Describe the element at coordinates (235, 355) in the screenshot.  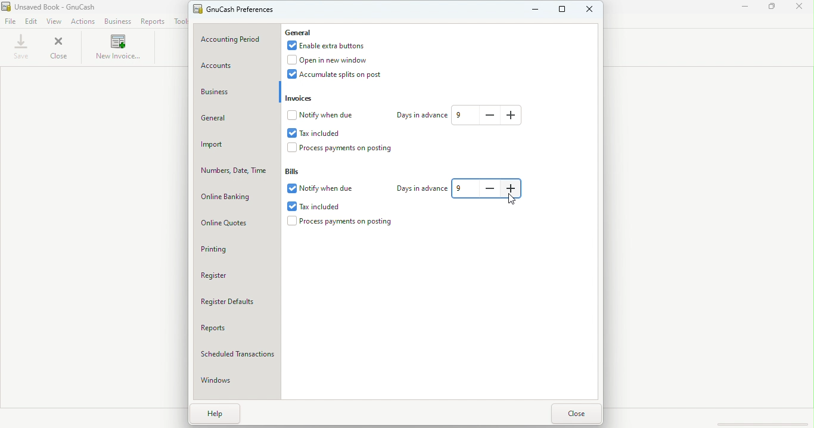
I see `Scheduled transactions` at that location.